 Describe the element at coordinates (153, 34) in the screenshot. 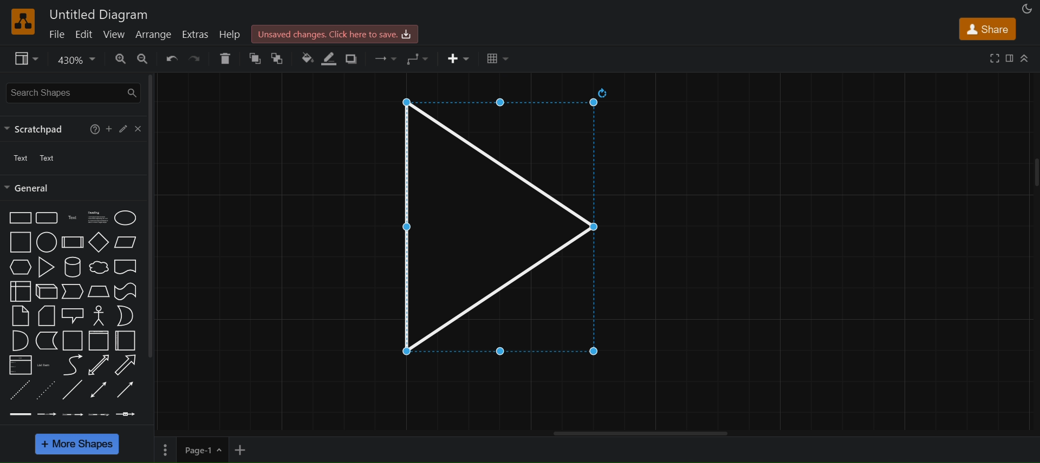

I see `arrange` at that location.